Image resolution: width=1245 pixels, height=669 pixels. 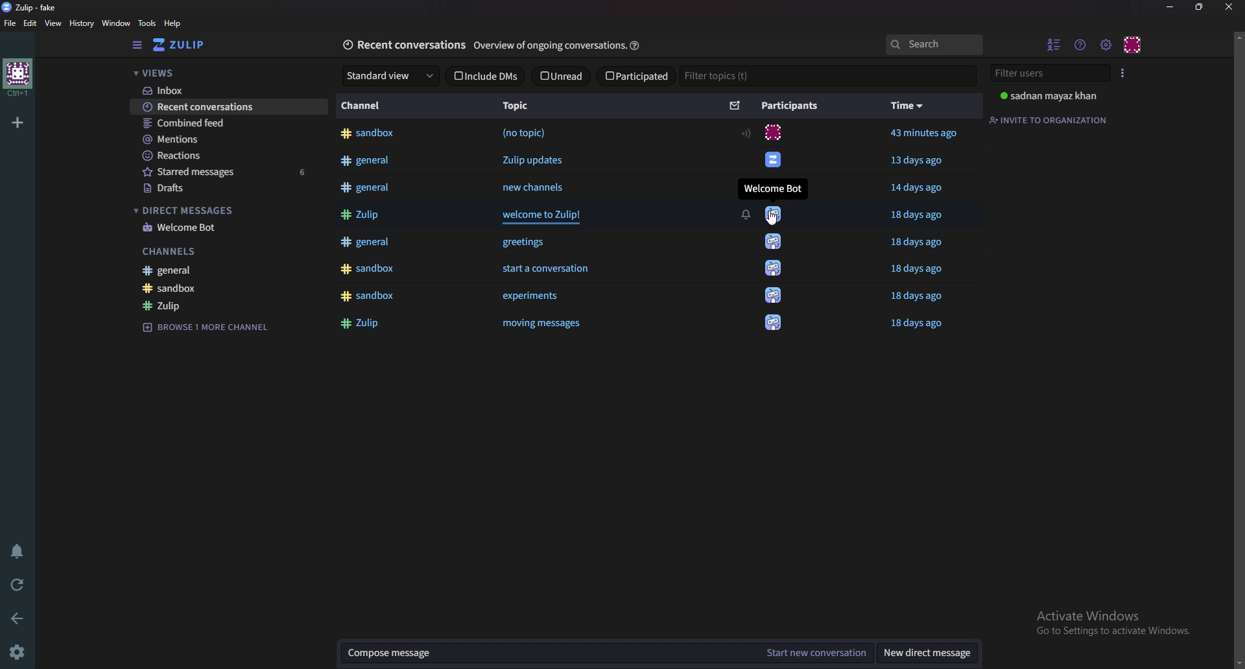 I want to click on icon, so click(x=774, y=243).